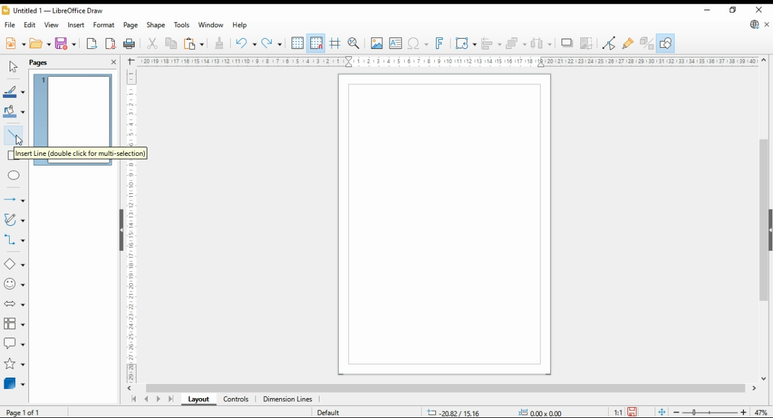 Image resolution: width=773 pixels, height=418 pixels. Describe the element at coordinates (13, 364) in the screenshot. I see `stars and banners` at that location.